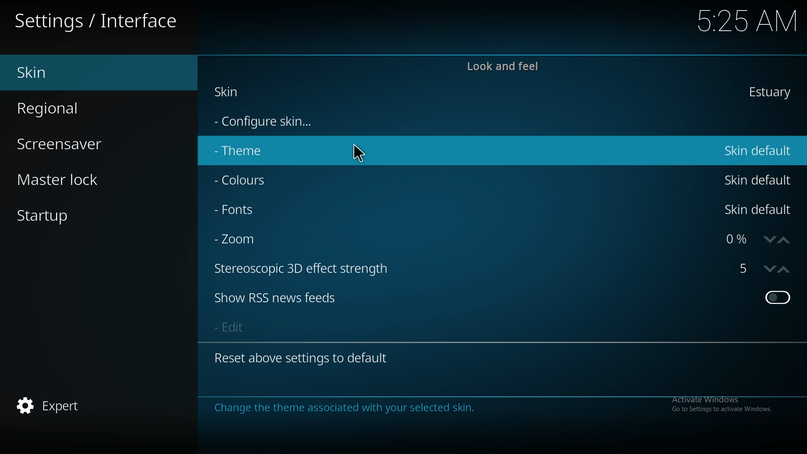 The width and height of the screenshot is (807, 454). What do you see at coordinates (778, 299) in the screenshot?
I see `toggle on/off` at bounding box center [778, 299].